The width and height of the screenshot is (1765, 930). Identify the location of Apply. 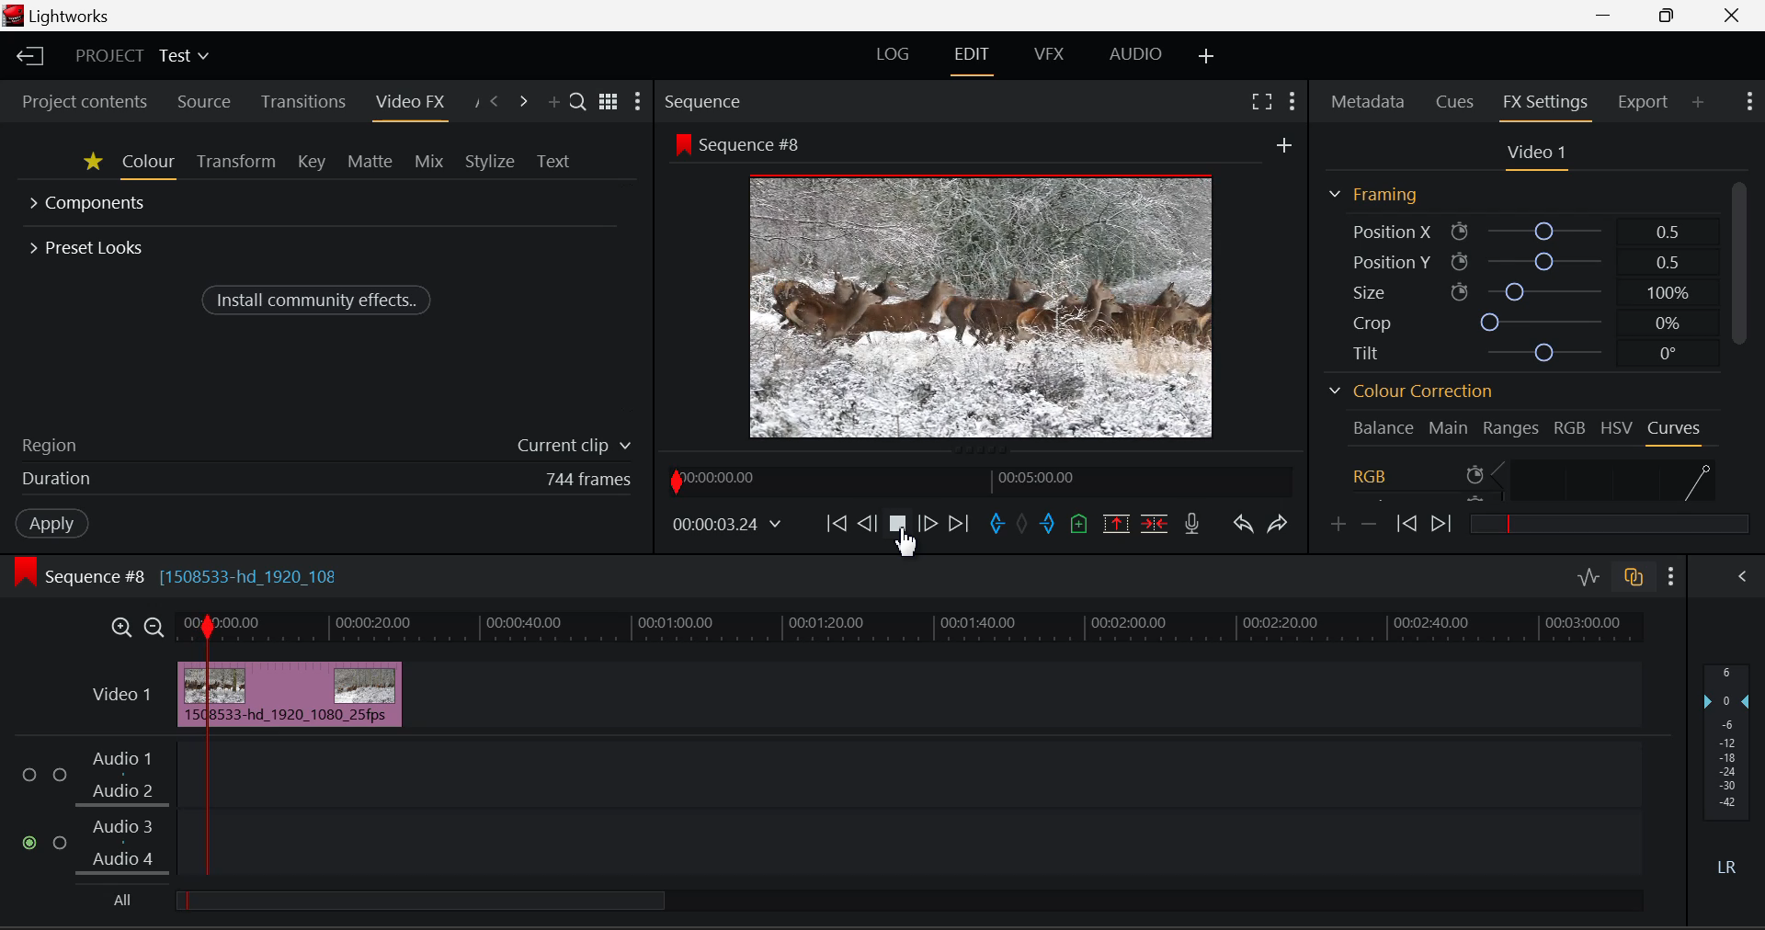
(51, 524).